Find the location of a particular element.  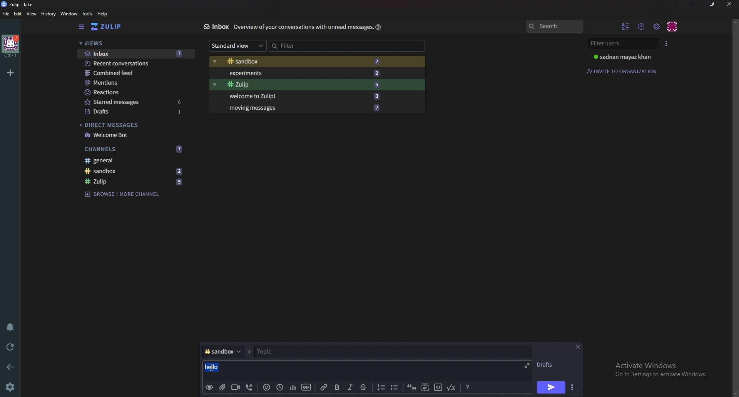

sadnan mayaz khan is located at coordinates (623, 57).